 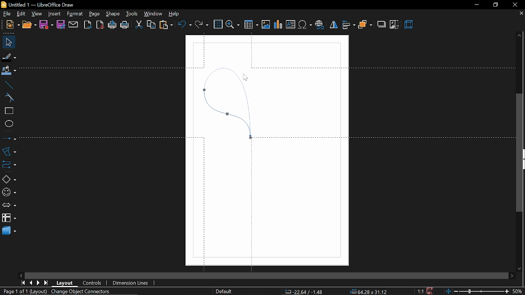 I want to click on move left, so click(x=21, y=275).